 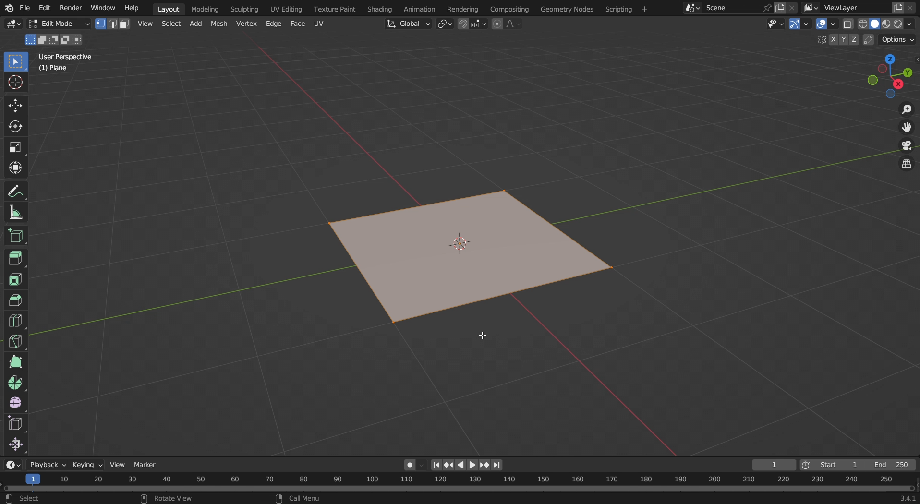 I want to click on Cal Menu, so click(x=296, y=498).